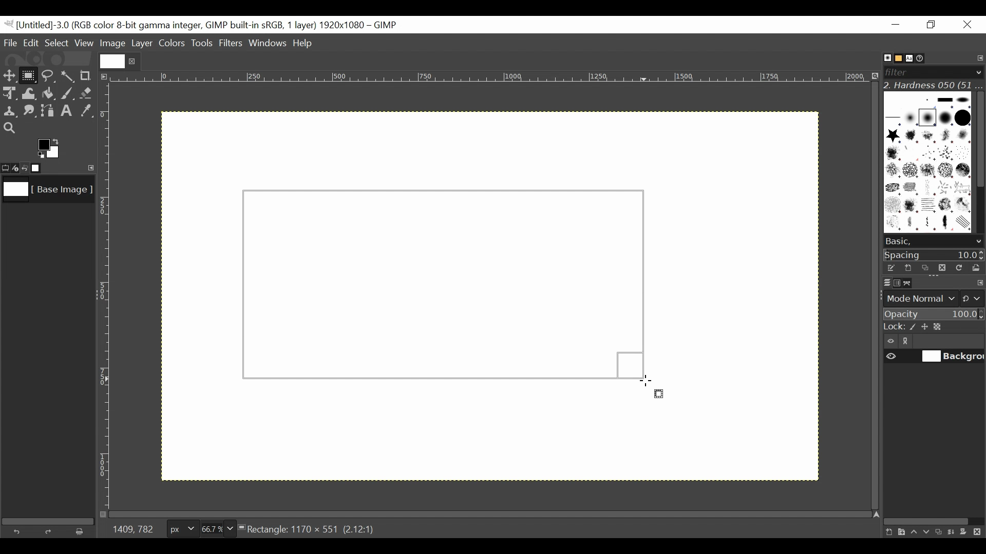  What do you see at coordinates (966, 25) in the screenshot?
I see `Close` at bounding box center [966, 25].